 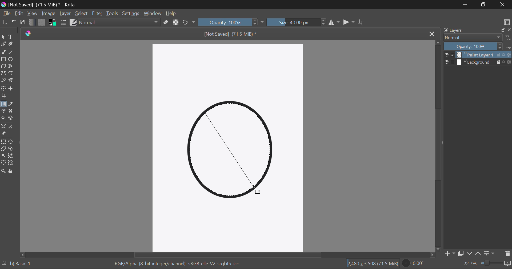 What do you see at coordinates (3, 104) in the screenshot?
I see `Gradient Fill` at bounding box center [3, 104].